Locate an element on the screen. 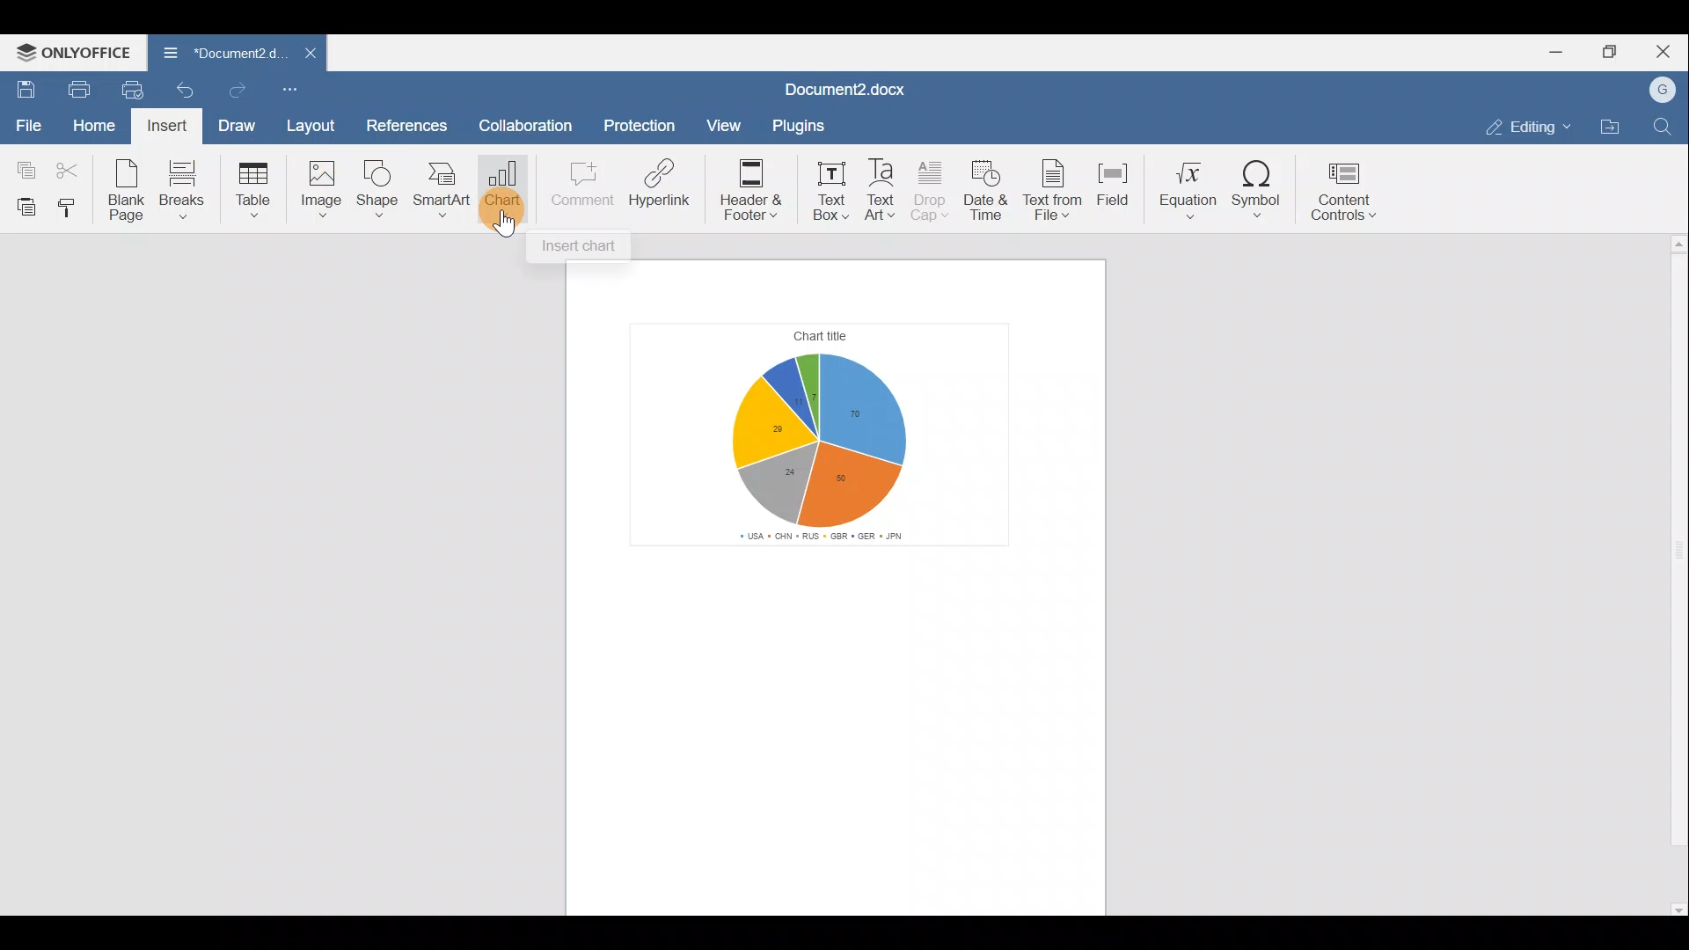  Cursor on Chart is located at coordinates (503, 194).